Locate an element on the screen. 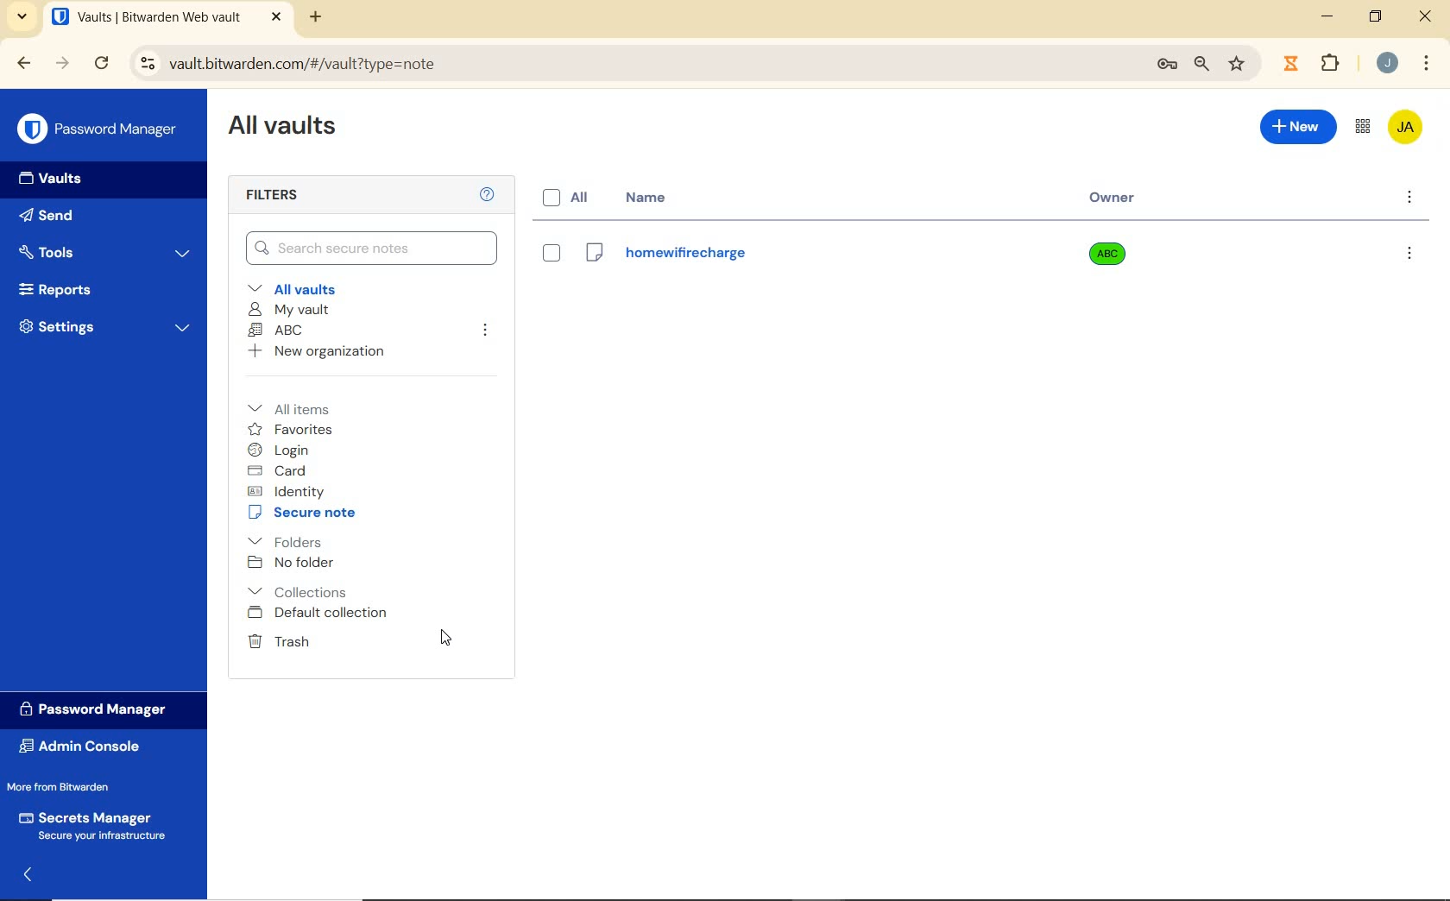 The width and height of the screenshot is (1450, 901). reload is located at coordinates (101, 64).